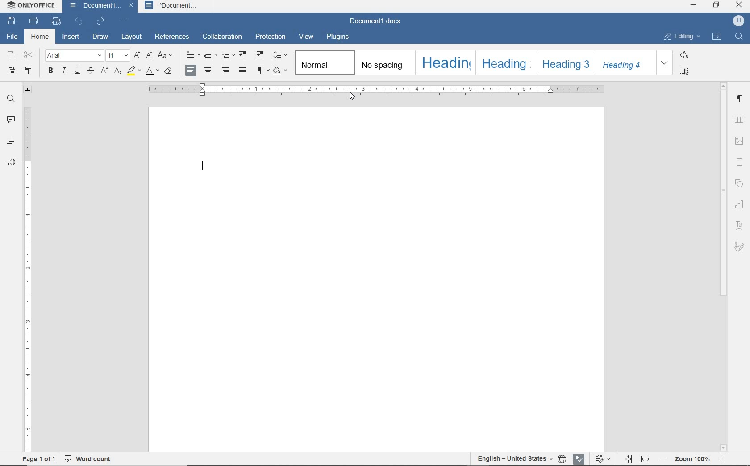 Image resolution: width=750 pixels, height=466 pixels. Describe the element at coordinates (76, 71) in the screenshot. I see `UNDERLINE` at that location.